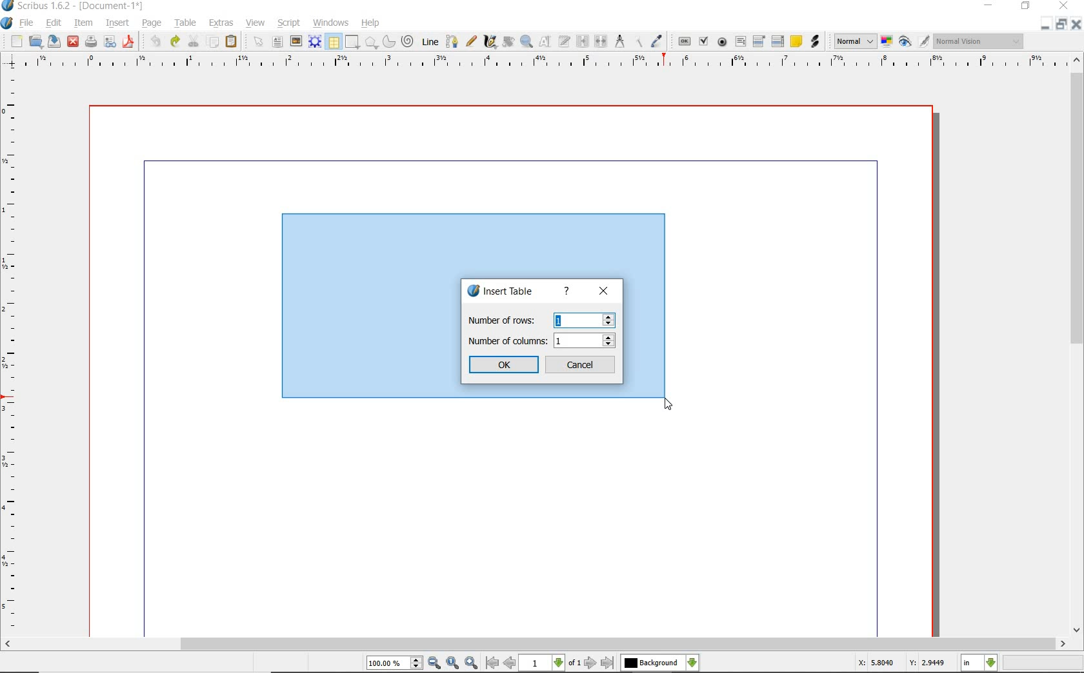 Image resolution: width=1084 pixels, height=673 pixels. Describe the element at coordinates (434, 663) in the screenshot. I see `zoom out` at that location.